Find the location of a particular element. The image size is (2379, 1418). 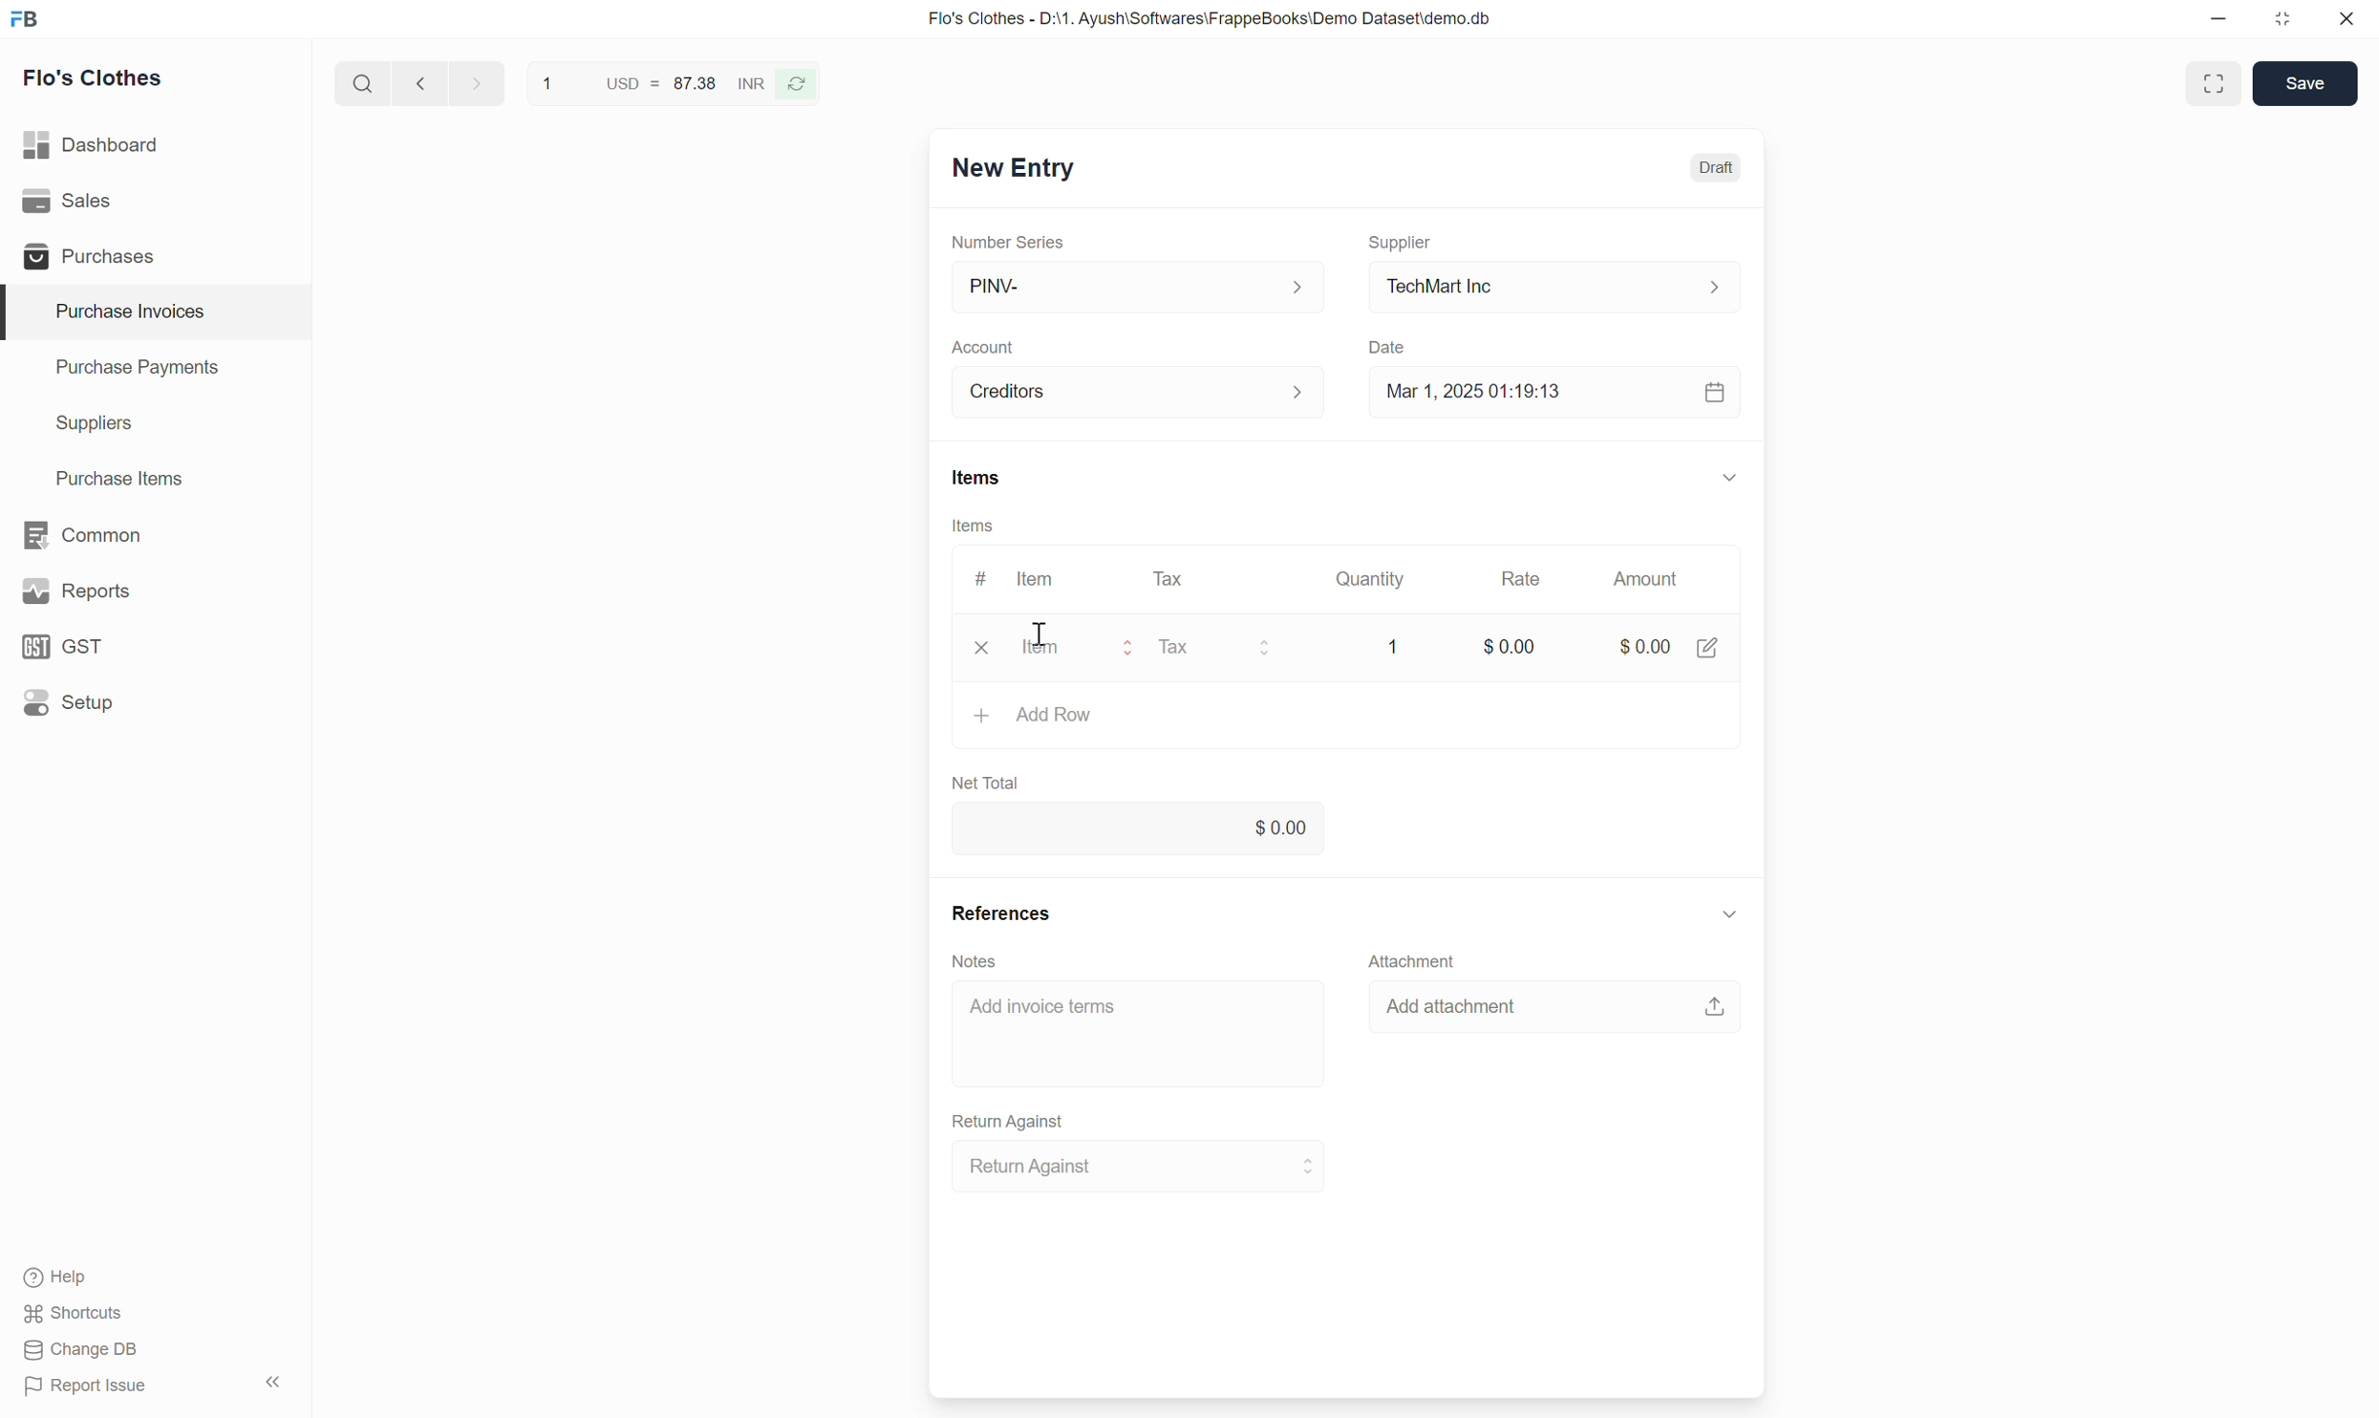

Flo's Clothes - D:\1. Ayush\Softwares\FrappeBooks\Demo Dataset\demo.db is located at coordinates (1208, 19).